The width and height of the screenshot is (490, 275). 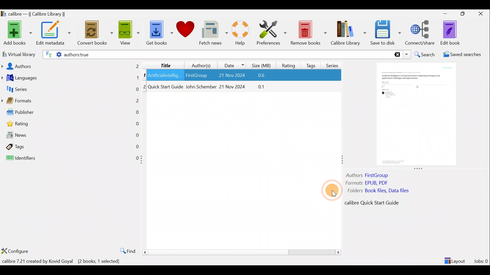 I want to click on Artificialintellig..., so click(x=165, y=75).